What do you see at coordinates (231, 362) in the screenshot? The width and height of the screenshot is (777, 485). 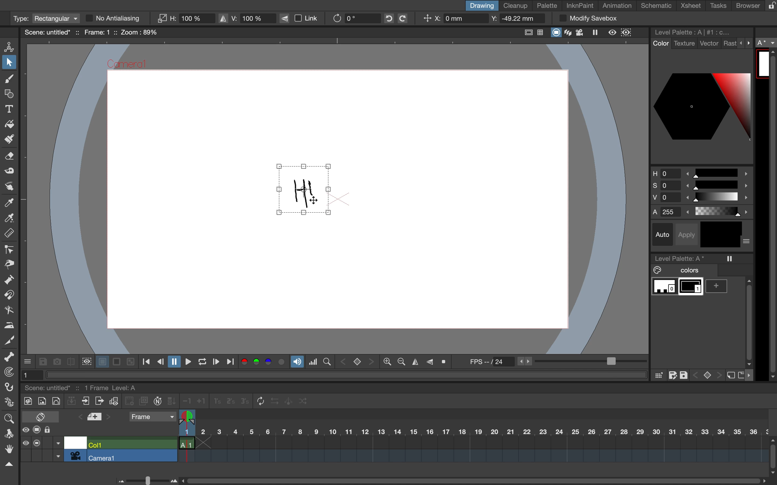 I see `last frame` at bounding box center [231, 362].